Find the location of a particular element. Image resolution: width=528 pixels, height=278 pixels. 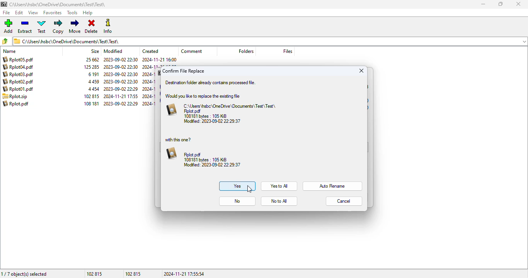

Would you like to replace the existing file is located at coordinates (205, 96).